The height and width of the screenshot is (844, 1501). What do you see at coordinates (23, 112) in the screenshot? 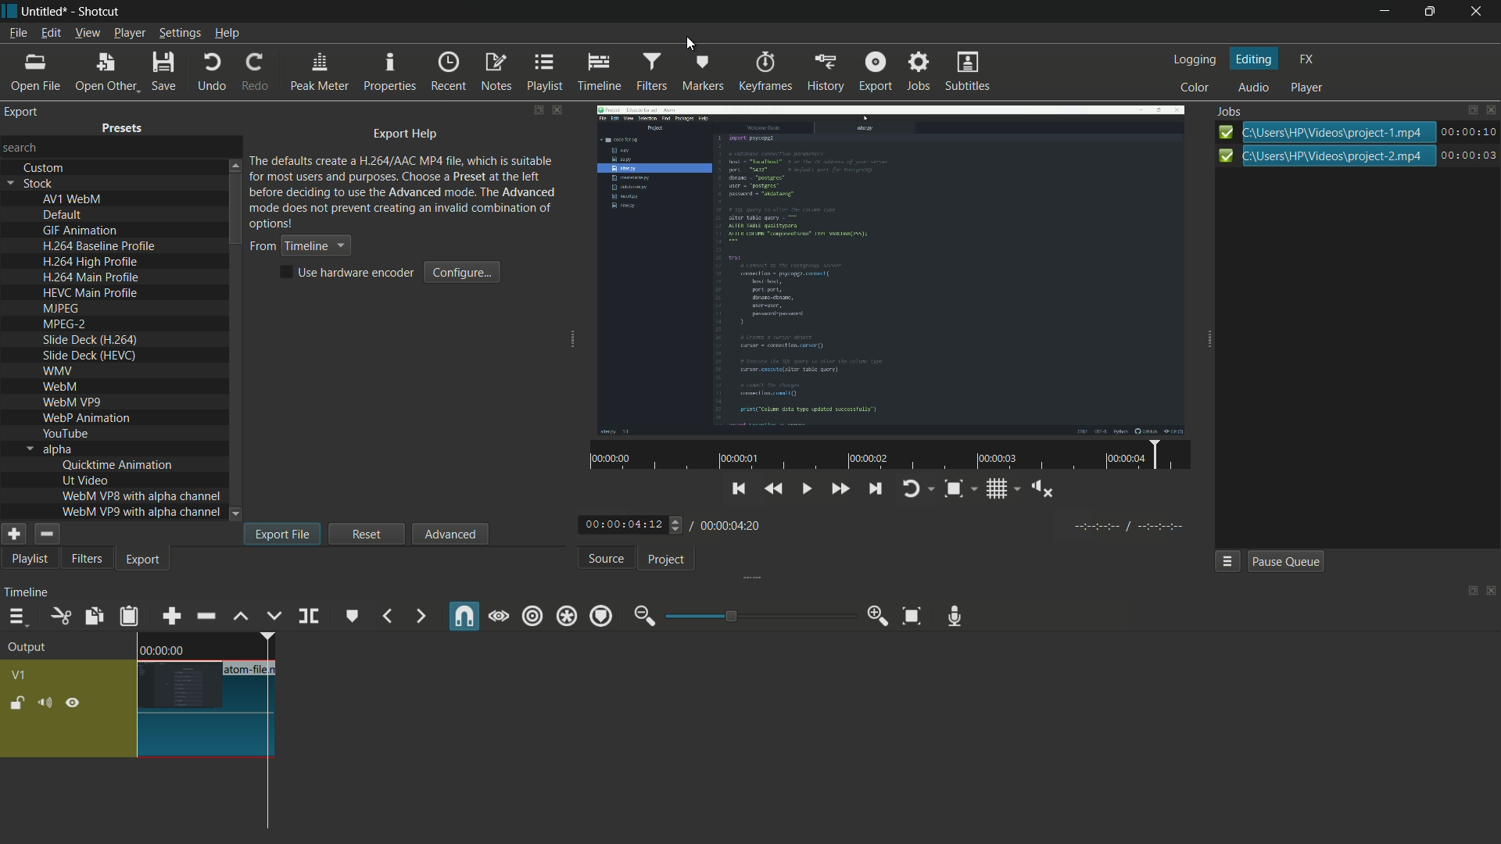
I see `export` at bounding box center [23, 112].